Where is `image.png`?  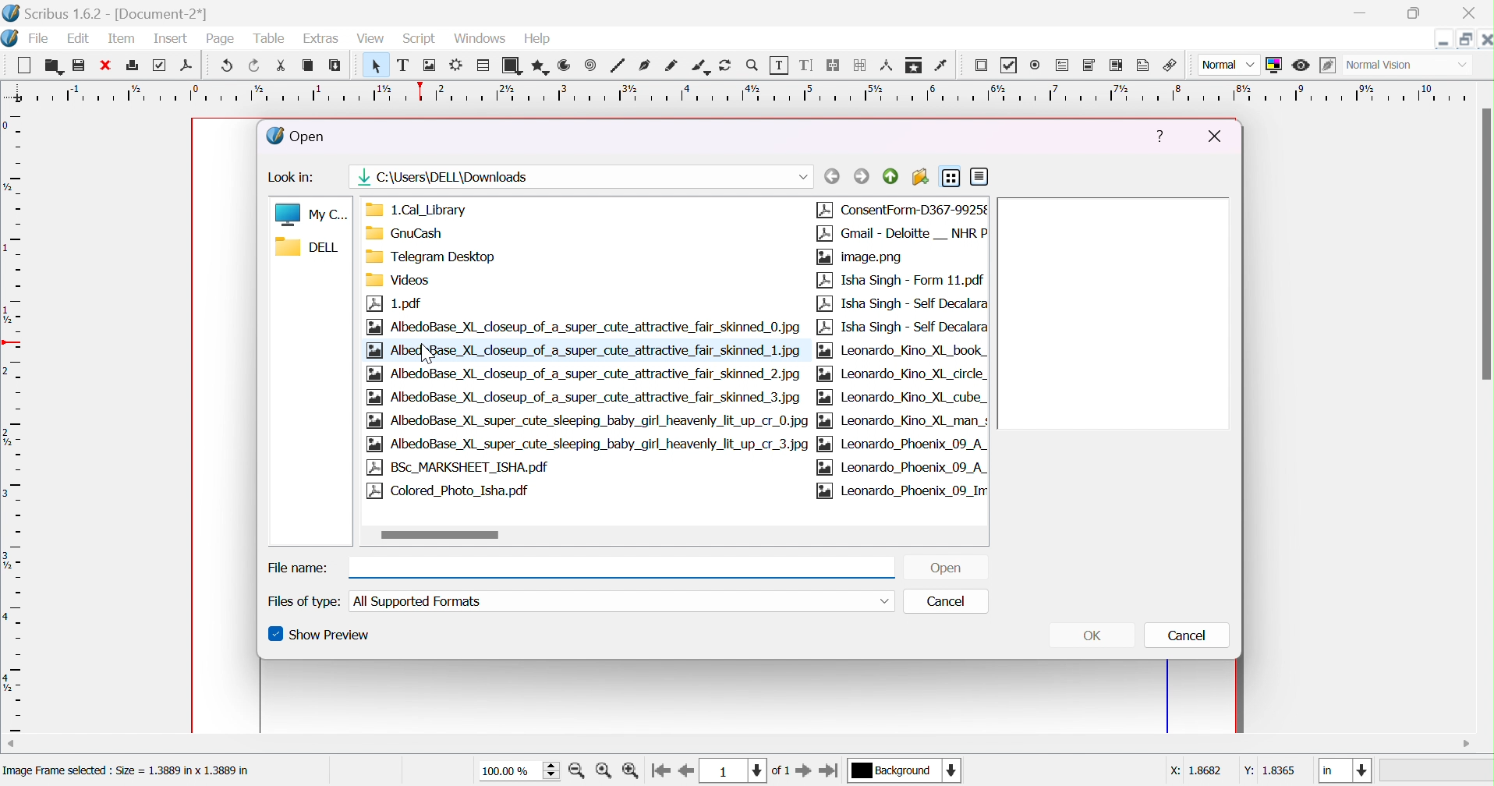
image.png is located at coordinates (859, 257).